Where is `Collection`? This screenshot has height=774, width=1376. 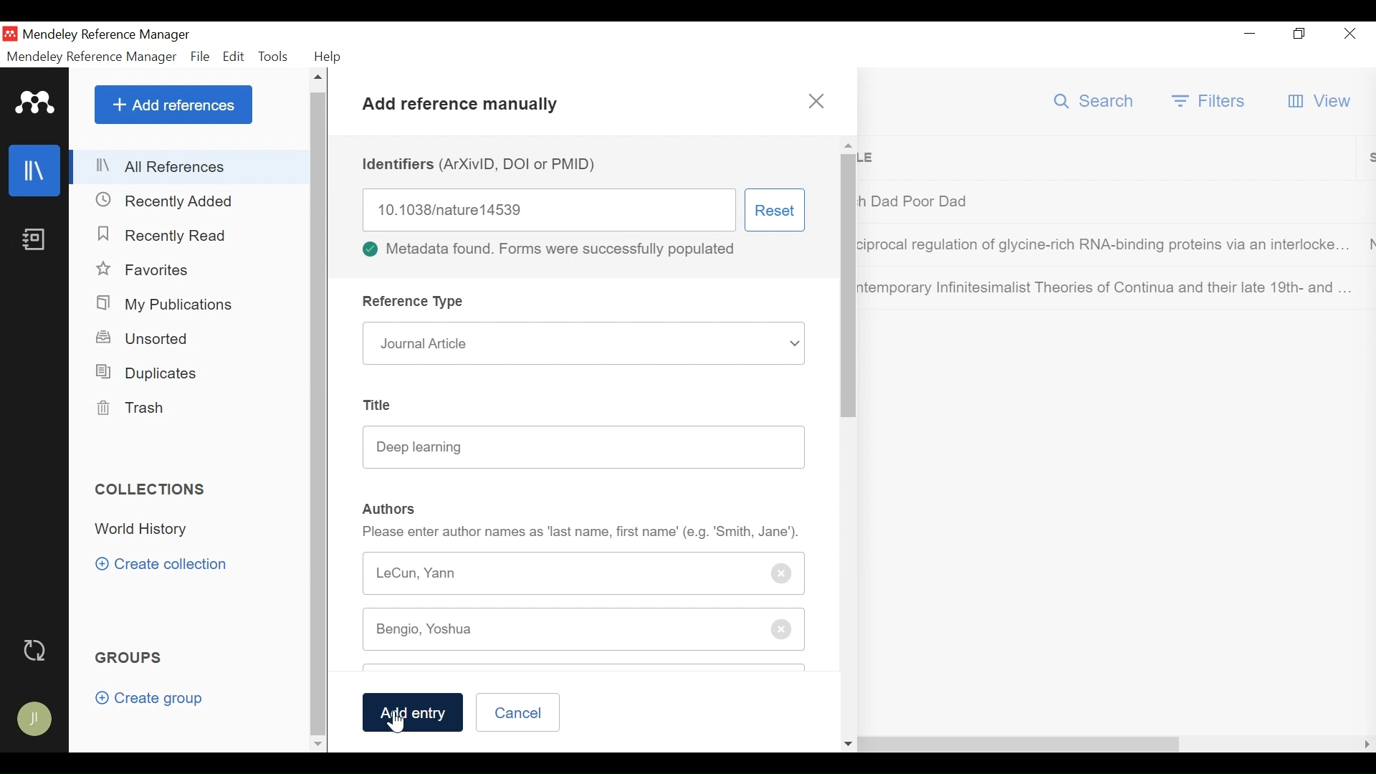
Collection is located at coordinates (196, 530).